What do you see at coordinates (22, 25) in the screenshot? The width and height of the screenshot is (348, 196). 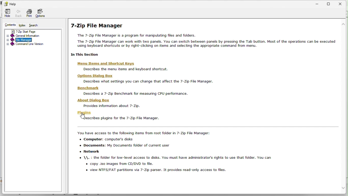 I see `Index` at bounding box center [22, 25].